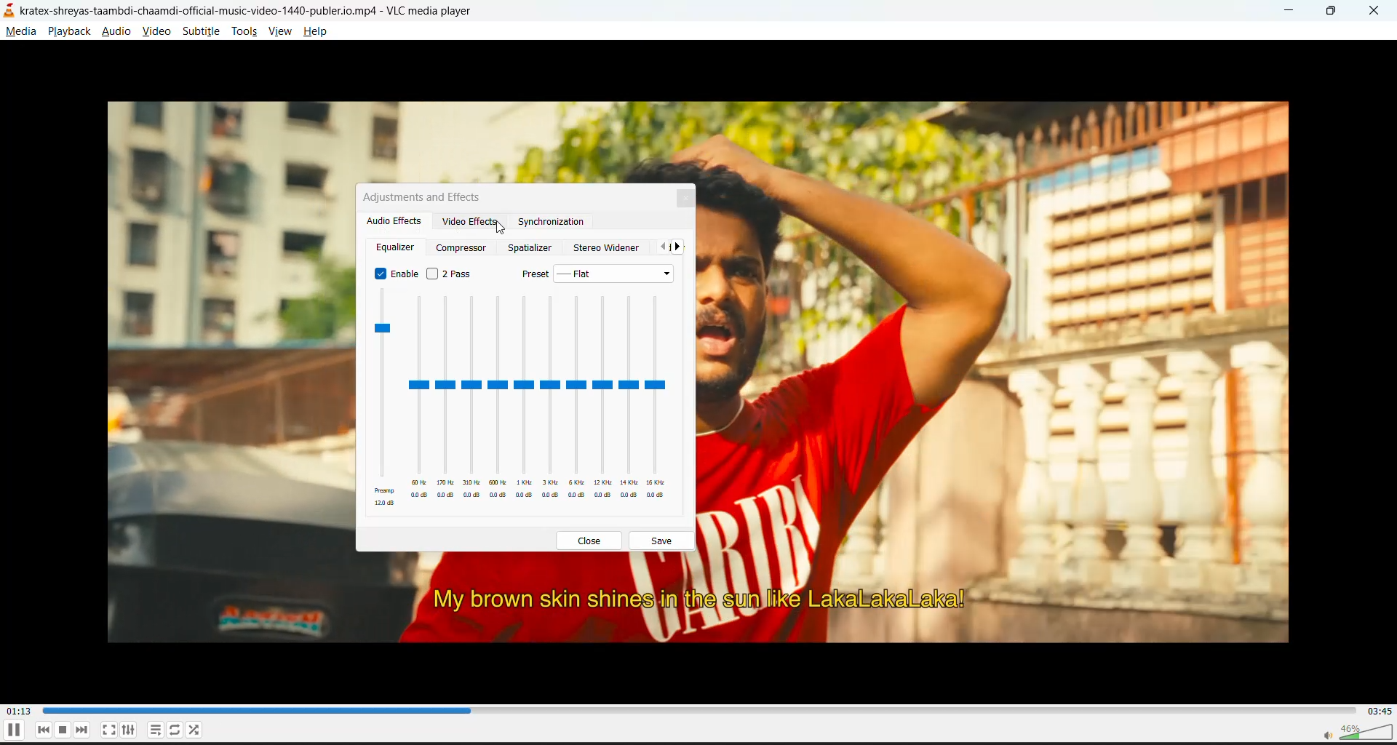  What do you see at coordinates (1375, 12) in the screenshot?
I see `close` at bounding box center [1375, 12].